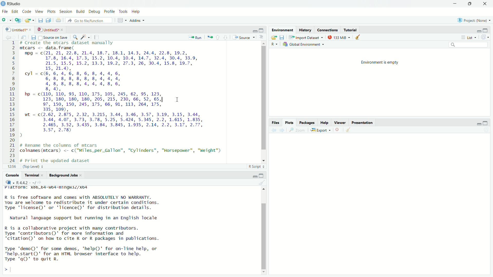 Image resolution: width=493 pixels, height=277 pixels. I want to click on zoom, so click(298, 130).